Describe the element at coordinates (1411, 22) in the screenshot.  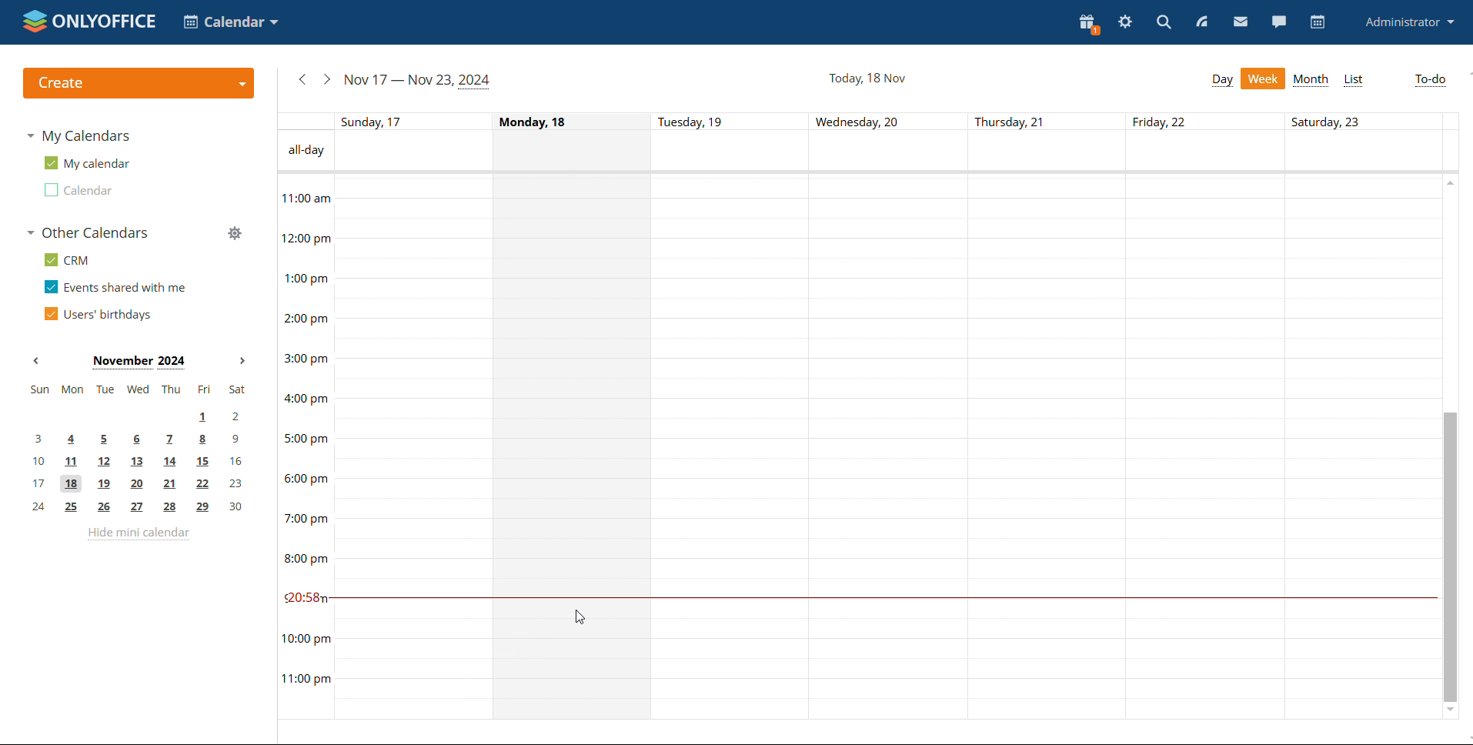
I see `profile` at that location.